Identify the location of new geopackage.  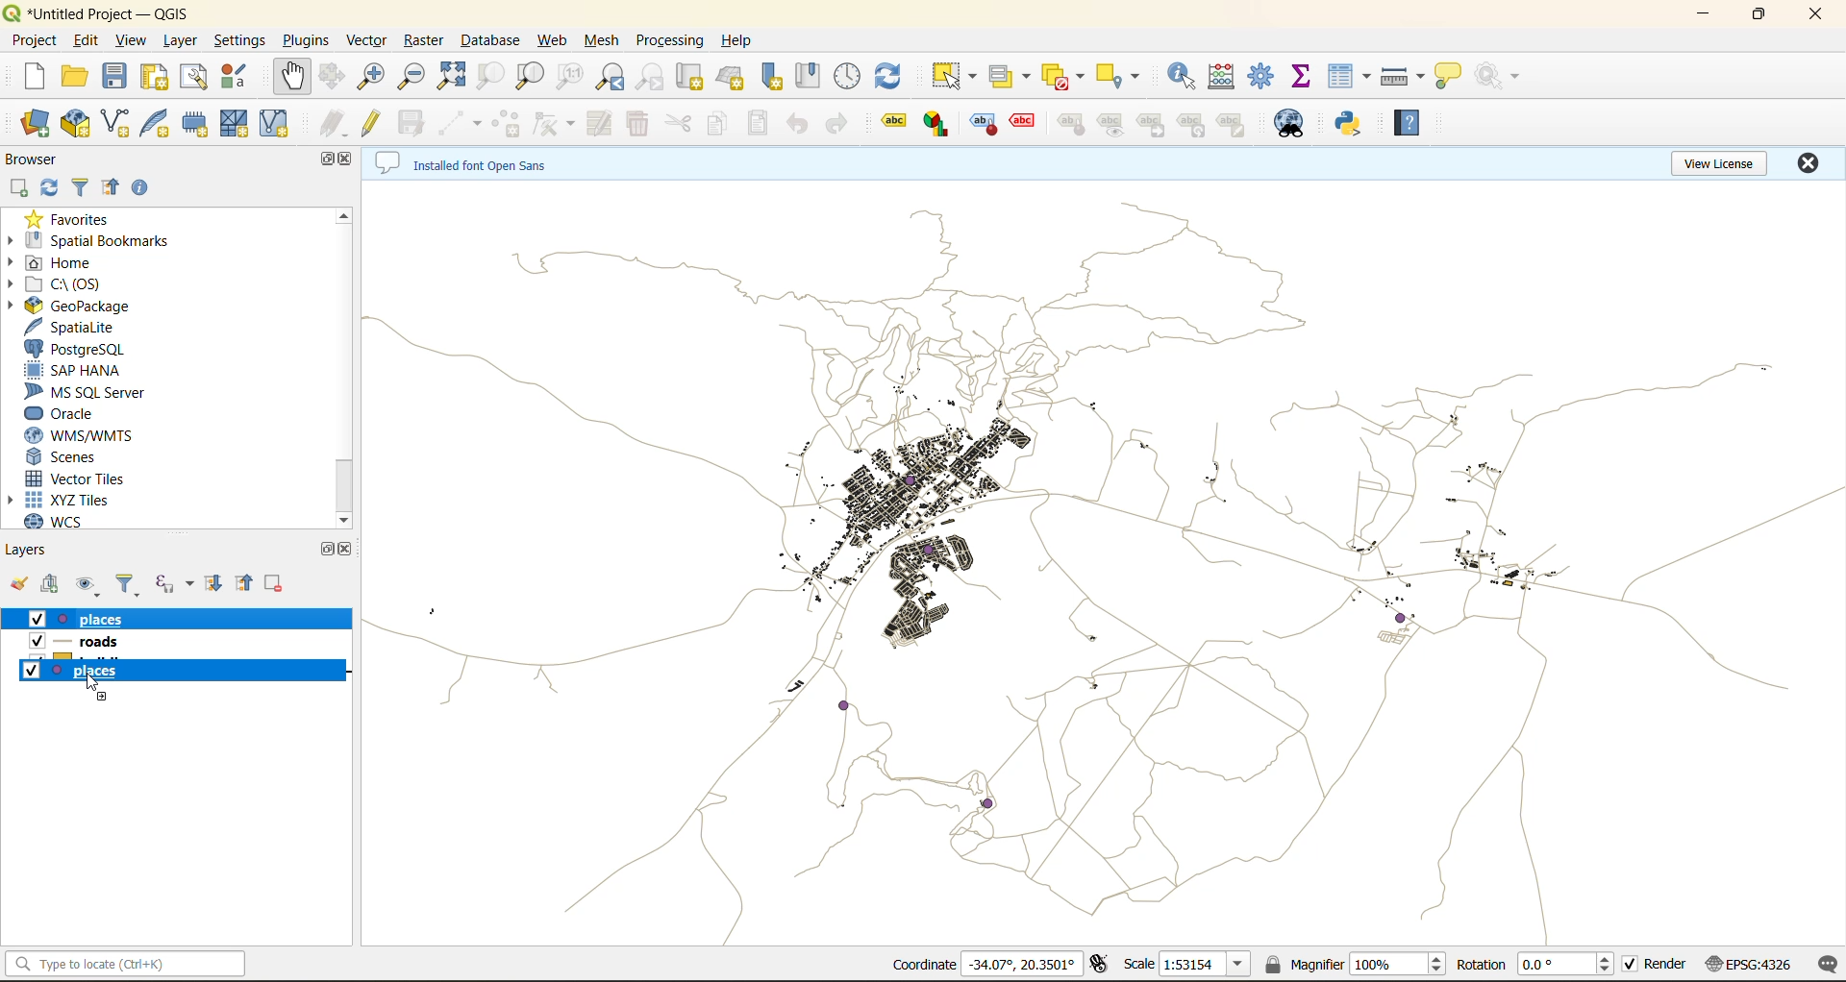
(74, 124).